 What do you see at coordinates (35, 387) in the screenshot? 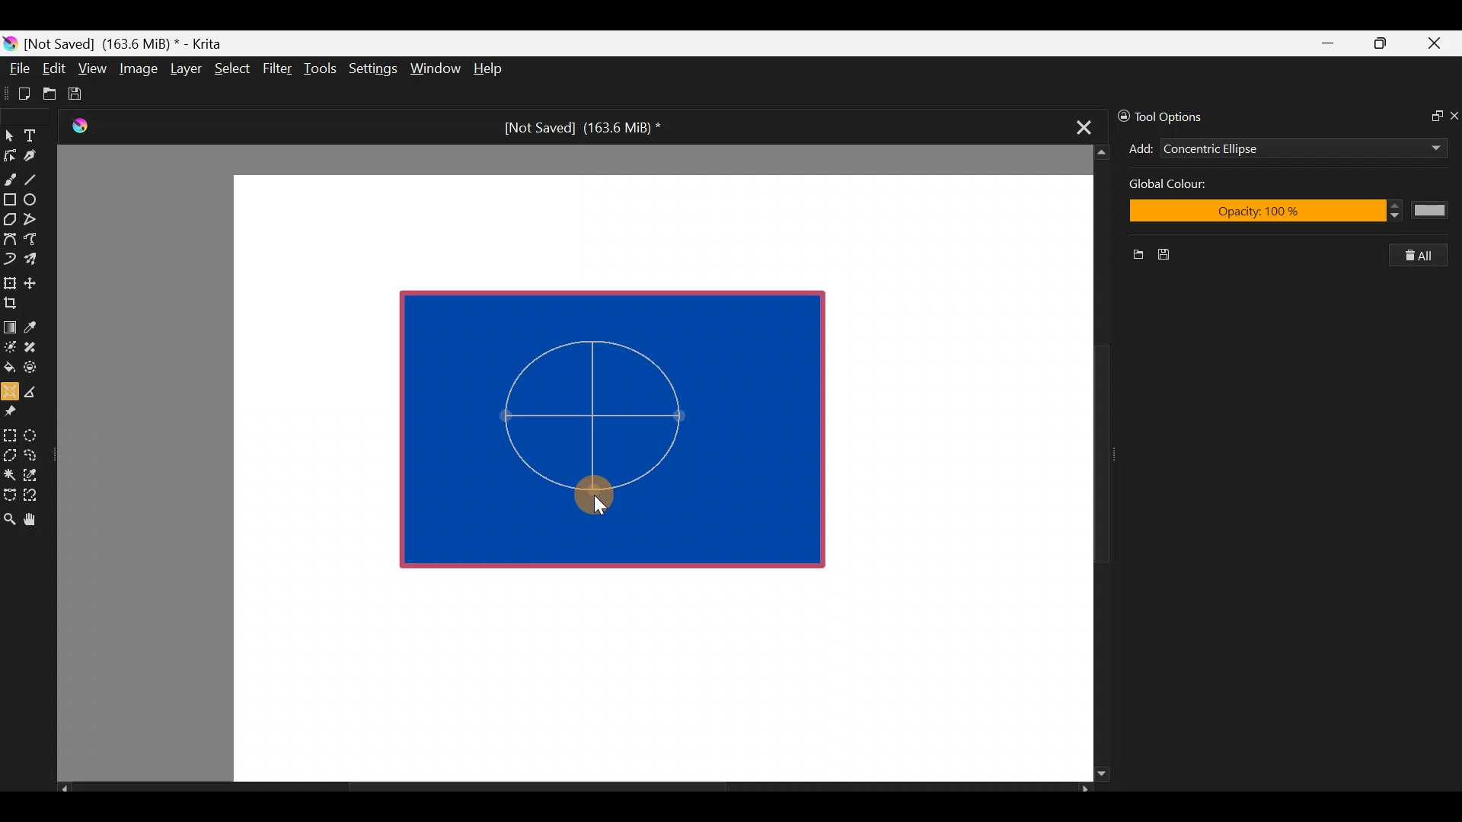
I see `Measure the distance between two points` at bounding box center [35, 387].